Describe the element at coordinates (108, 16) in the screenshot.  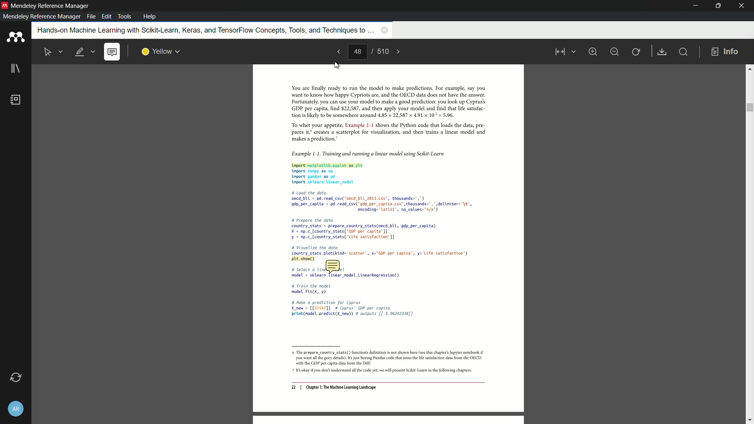
I see `edit menu` at that location.